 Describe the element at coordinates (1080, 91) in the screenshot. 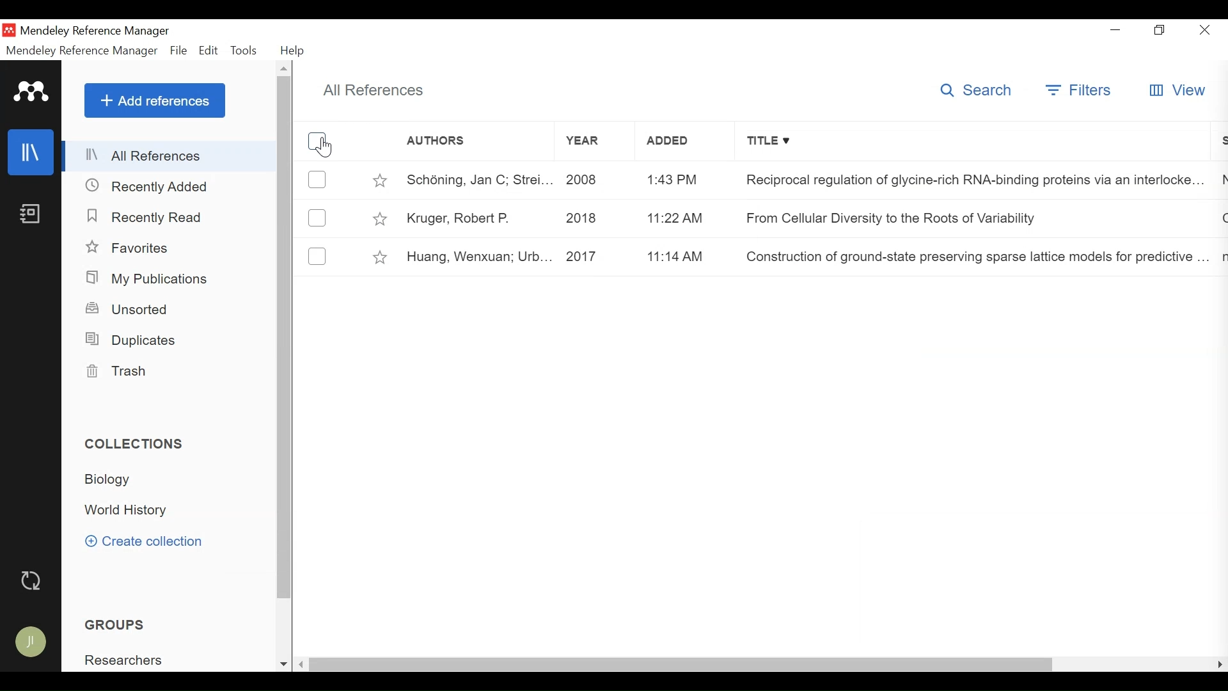

I see `Filters` at that location.